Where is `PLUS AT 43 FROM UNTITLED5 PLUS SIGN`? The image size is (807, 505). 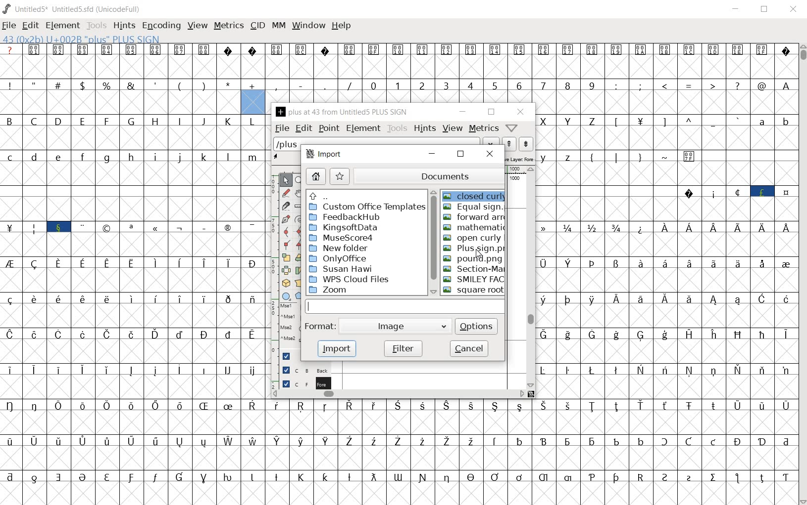 PLUS AT 43 FROM UNTITLED5 PLUS SIGN is located at coordinates (343, 113).